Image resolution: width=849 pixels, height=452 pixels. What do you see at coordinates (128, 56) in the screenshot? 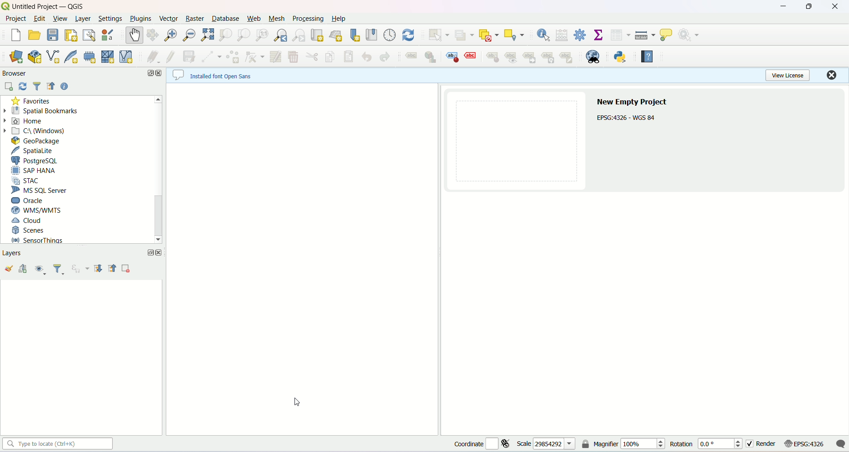
I see `new virtual layer` at bounding box center [128, 56].